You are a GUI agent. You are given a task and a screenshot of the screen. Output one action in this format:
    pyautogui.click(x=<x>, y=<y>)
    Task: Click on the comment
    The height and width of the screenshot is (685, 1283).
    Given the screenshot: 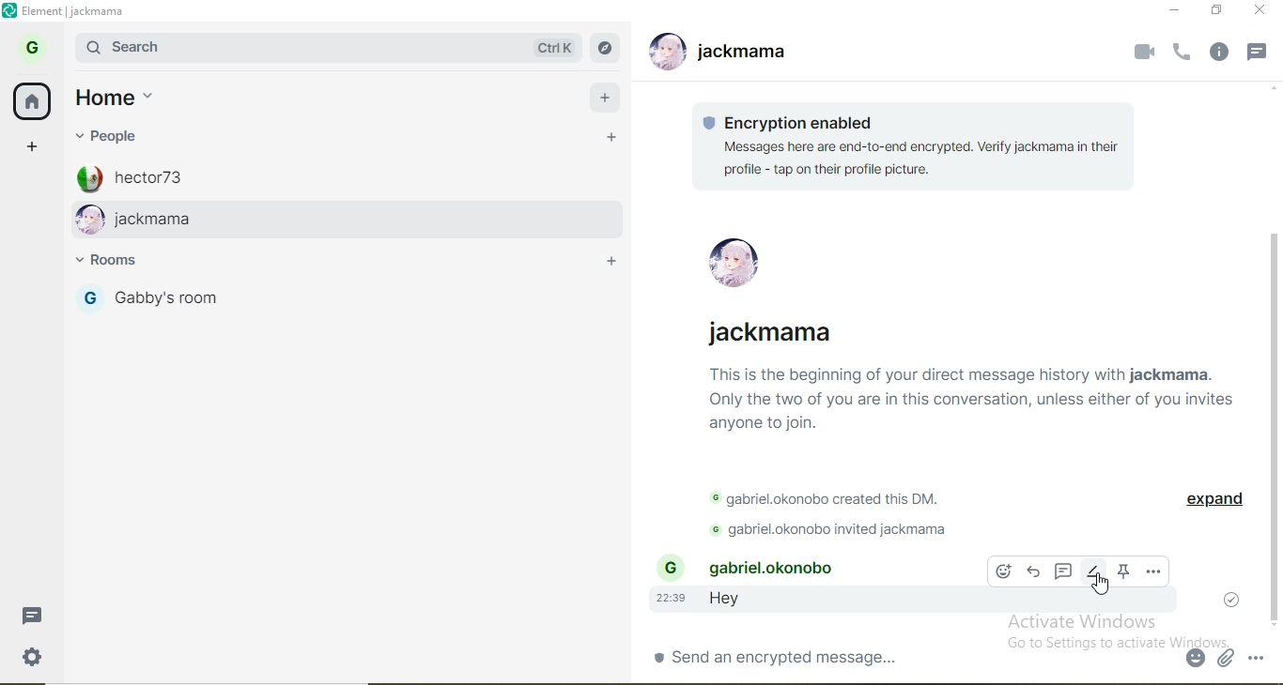 What is the action you would take?
    pyautogui.click(x=1062, y=572)
    